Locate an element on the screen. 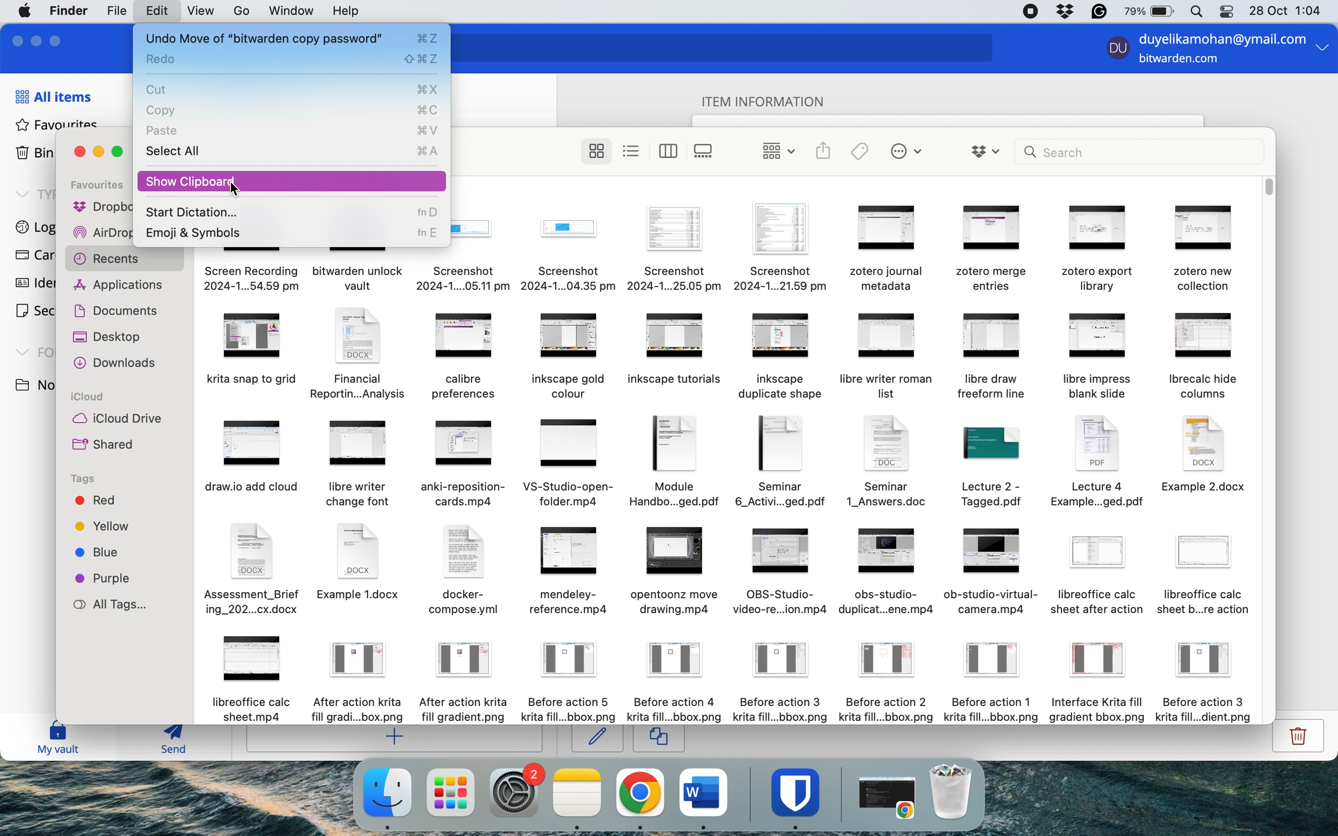  dropbox options is located at coordinates (986, 150).